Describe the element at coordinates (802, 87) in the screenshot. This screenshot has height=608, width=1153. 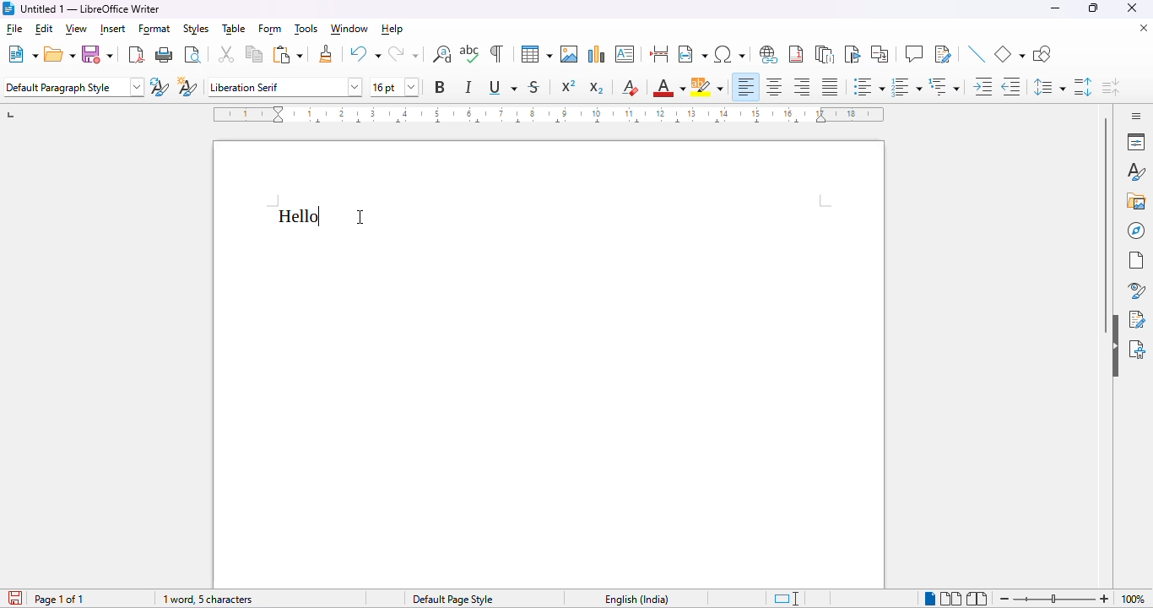
I see `align right` at that location.